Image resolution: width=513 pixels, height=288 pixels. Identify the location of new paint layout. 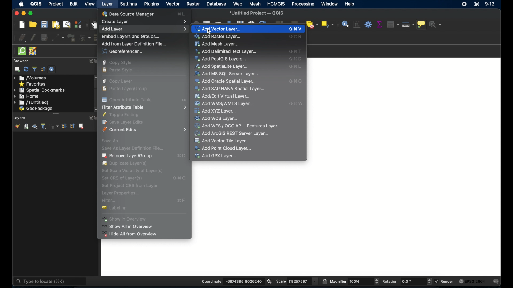
(56, 24).